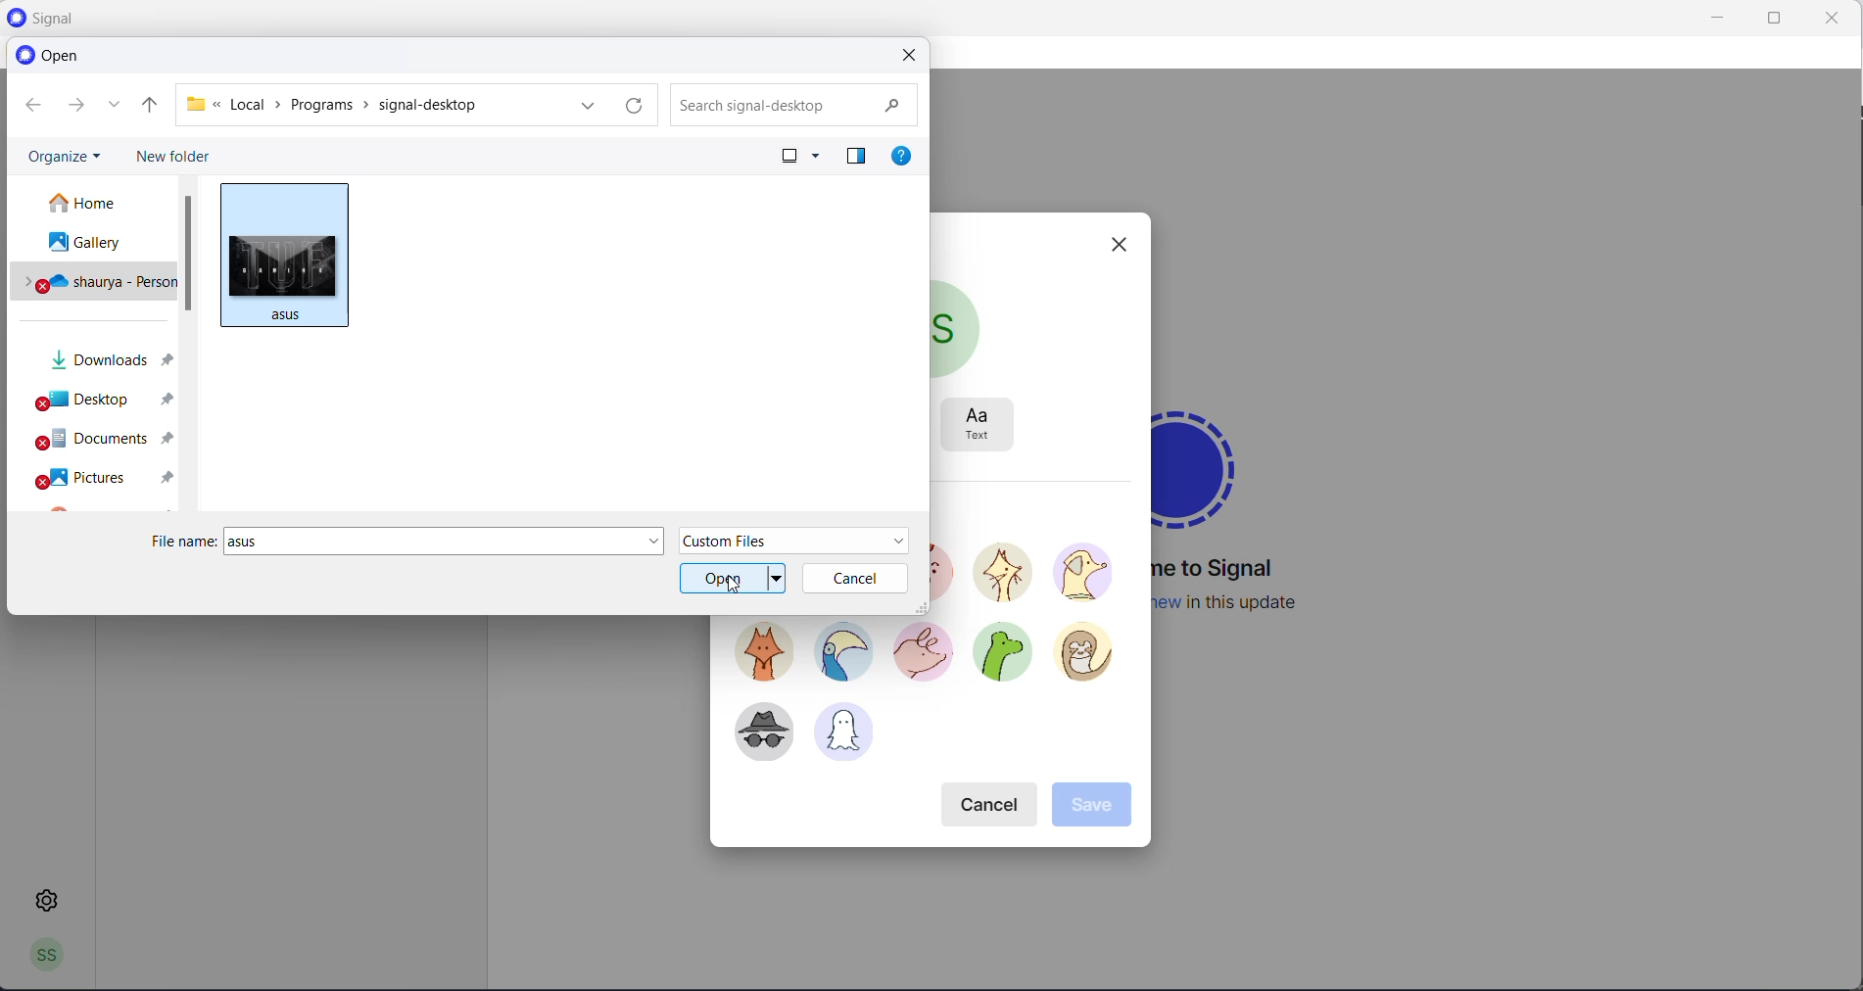  Describe the element at coordinates (843, 730) in the screenshot. I see `avatar` at that location.